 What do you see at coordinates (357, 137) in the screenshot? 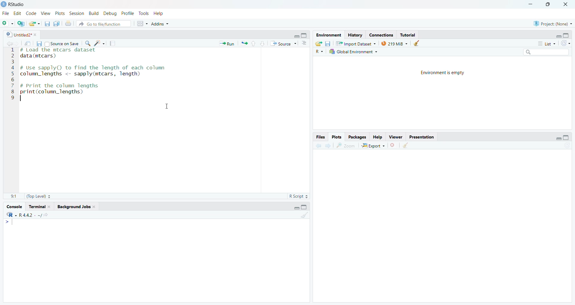
I see `Packages` at bounding box center [357, 137].